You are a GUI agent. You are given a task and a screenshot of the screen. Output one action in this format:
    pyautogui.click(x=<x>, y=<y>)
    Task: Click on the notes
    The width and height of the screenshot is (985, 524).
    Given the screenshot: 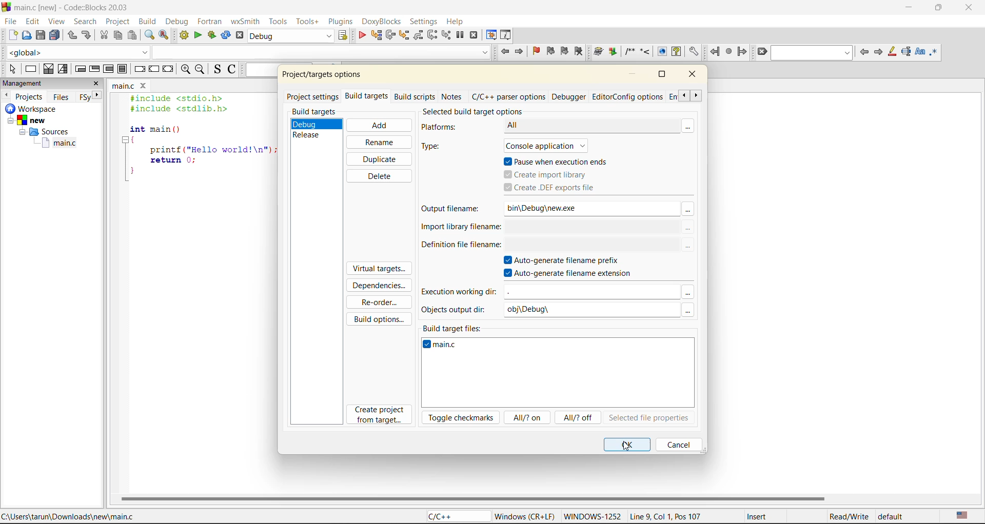 What is the action you would take?
    pyautogui.click(x=453, y=95)
    